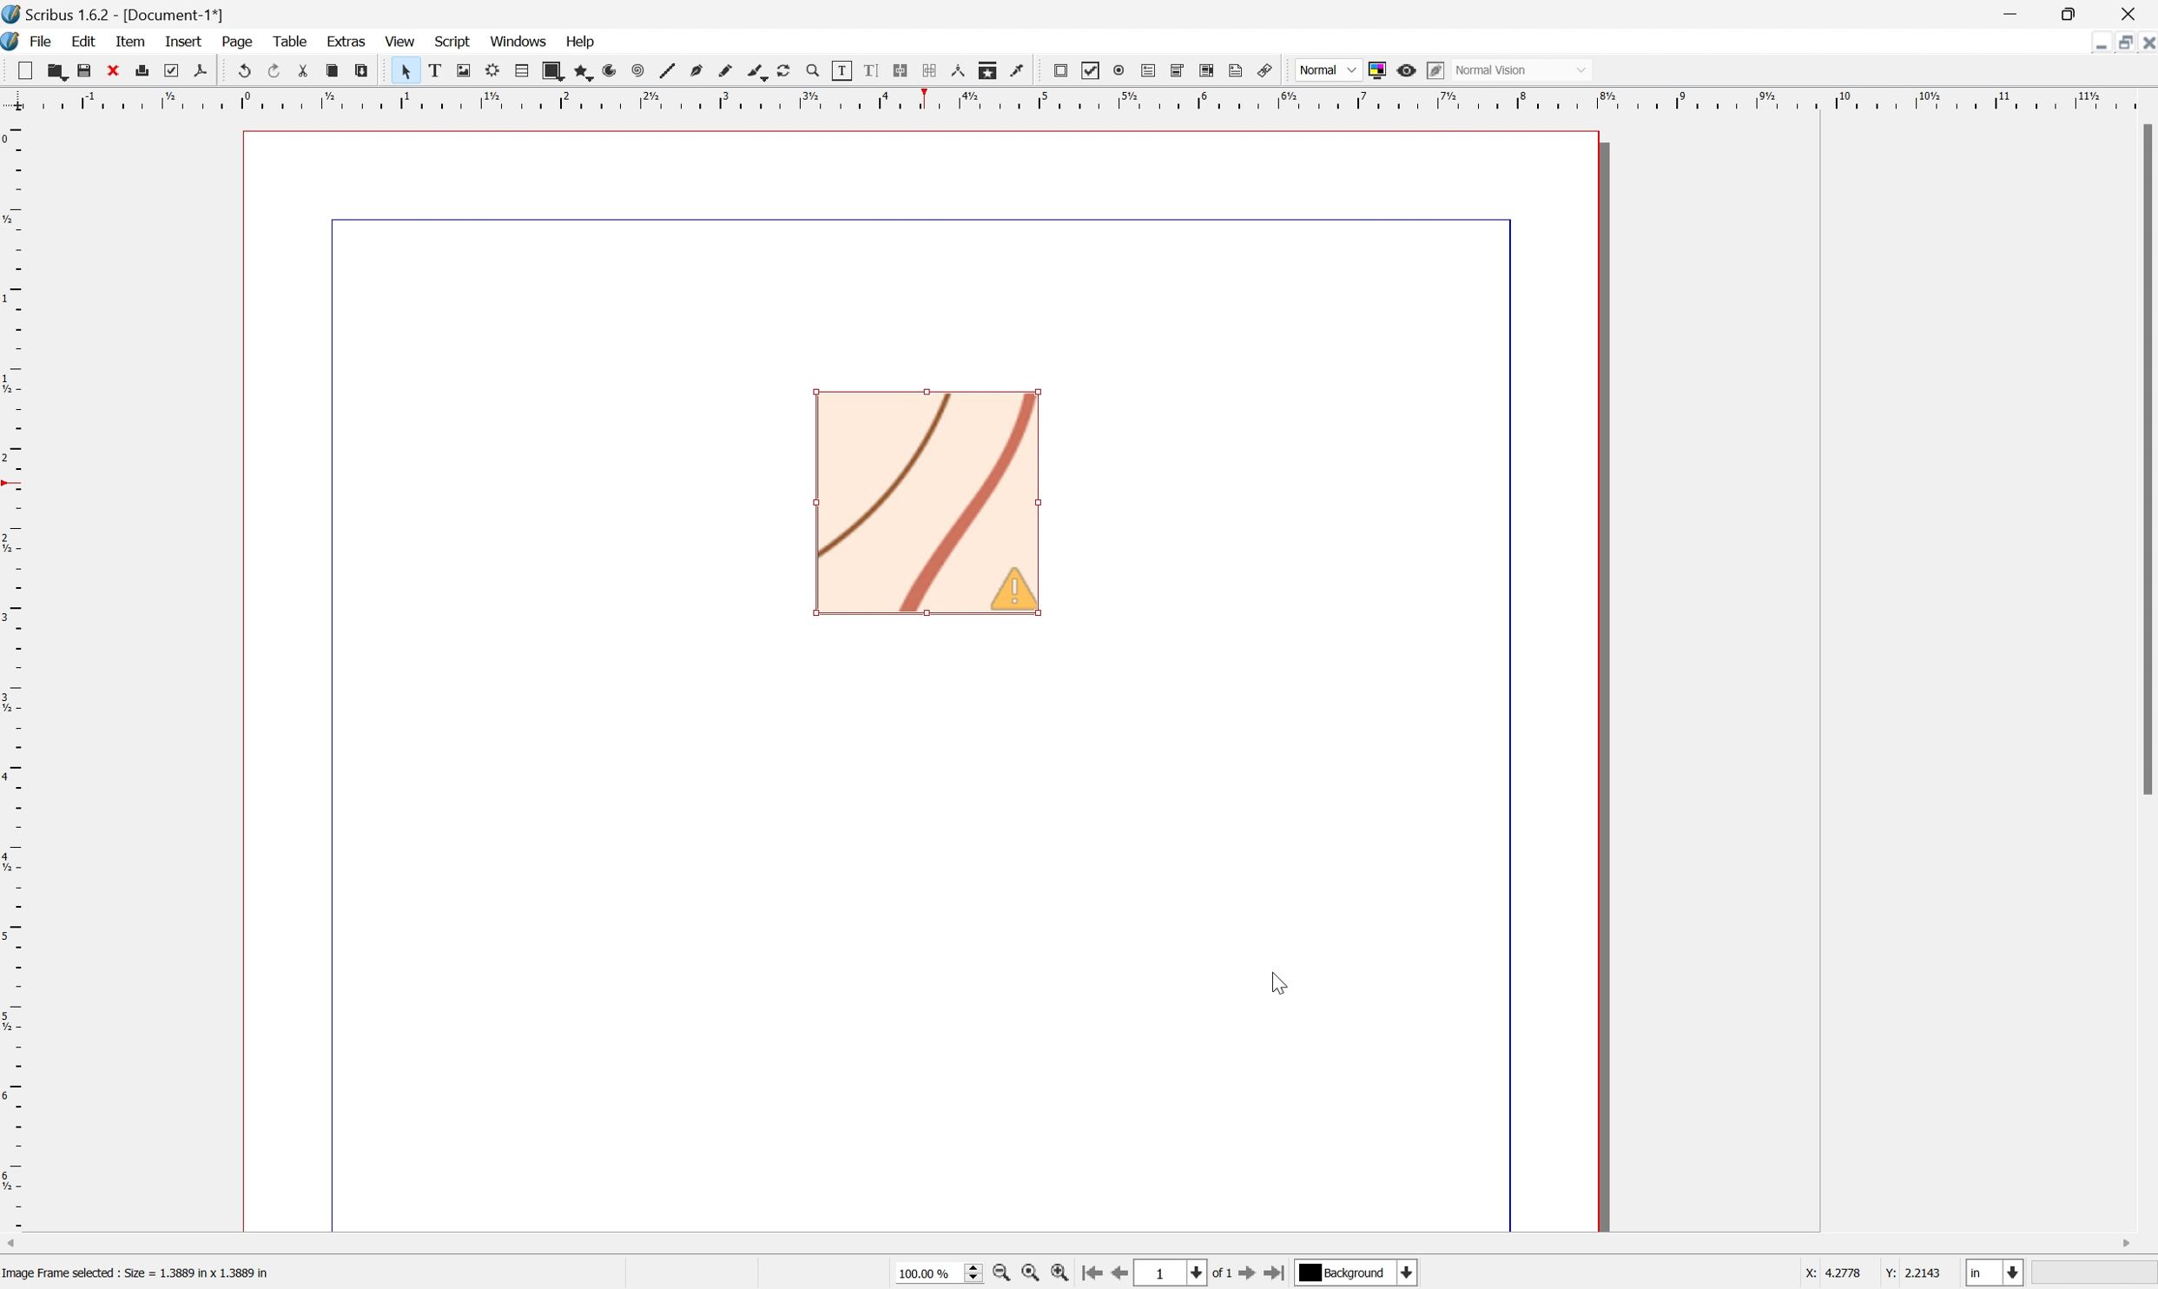  I want to click on Page, so click(238, 42).